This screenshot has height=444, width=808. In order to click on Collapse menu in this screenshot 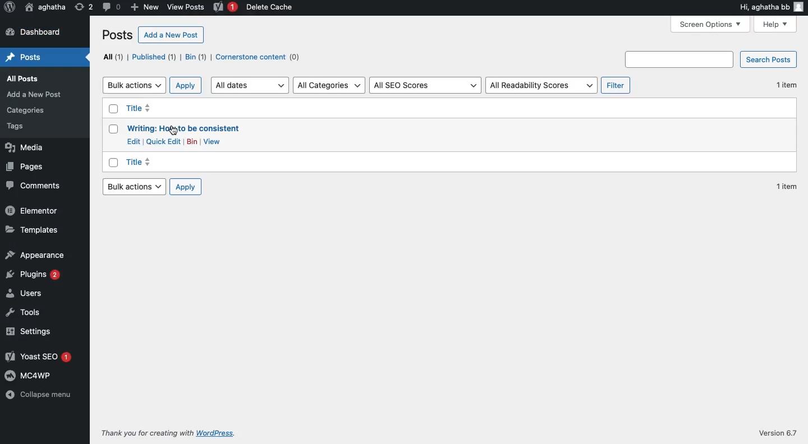, I will do `click(39, 395)`.